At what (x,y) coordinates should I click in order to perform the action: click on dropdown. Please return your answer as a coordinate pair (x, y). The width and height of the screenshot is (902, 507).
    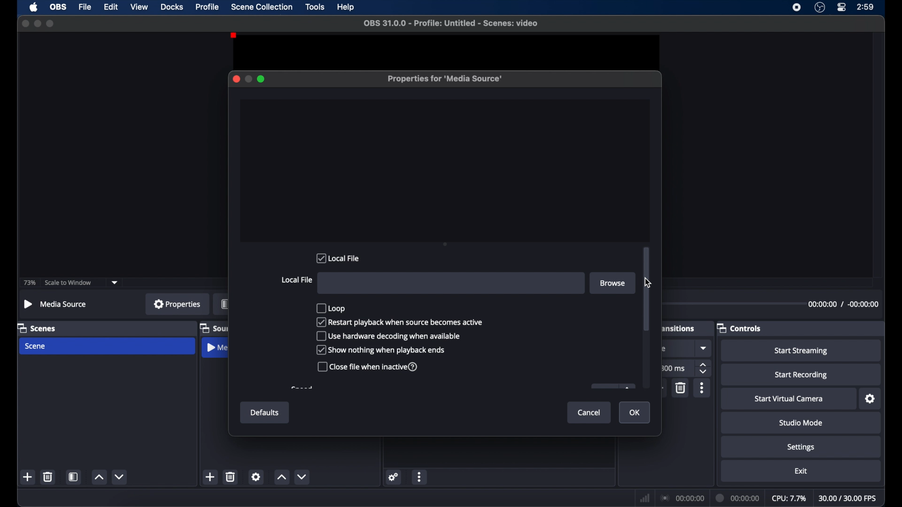
    Looking at the image, I should click on (115, 283).